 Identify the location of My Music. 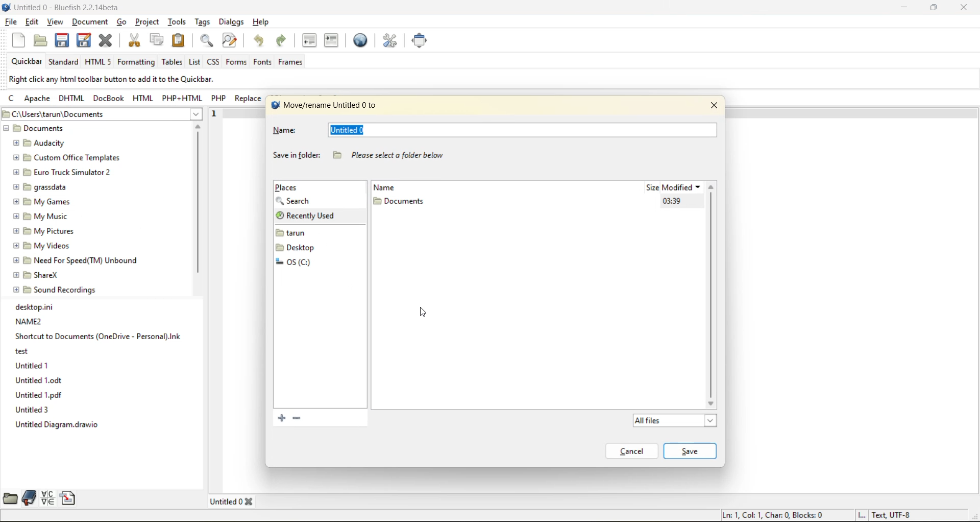
(43, 217).